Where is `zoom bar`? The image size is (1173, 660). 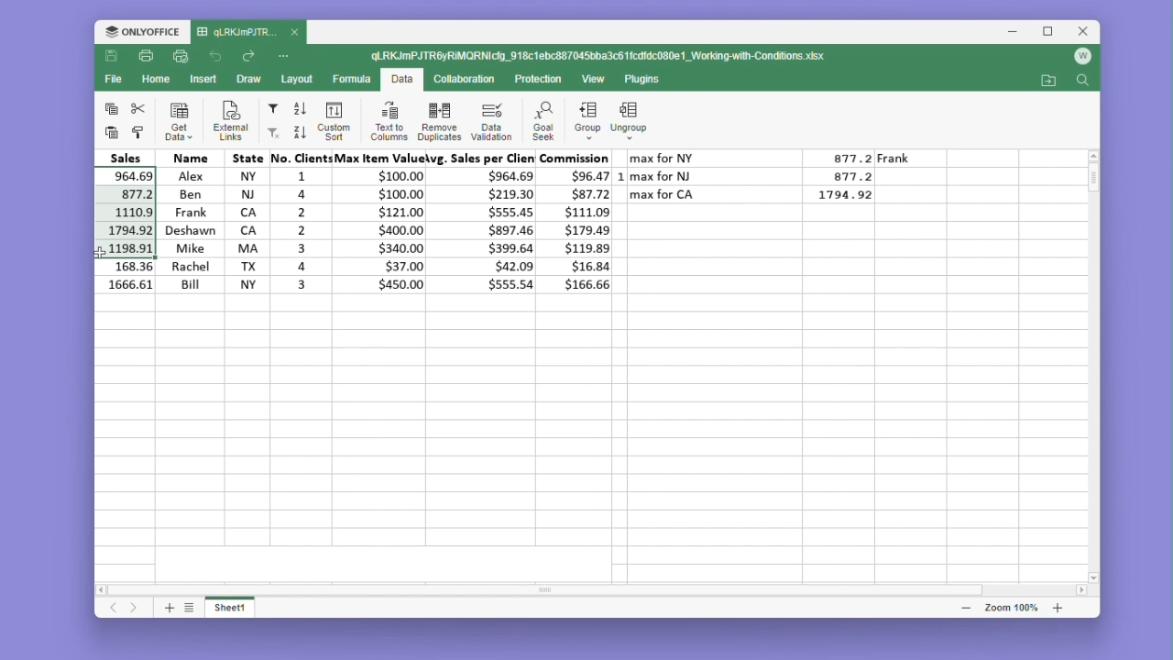
zoom bar is located at coordinates (1010, 607).